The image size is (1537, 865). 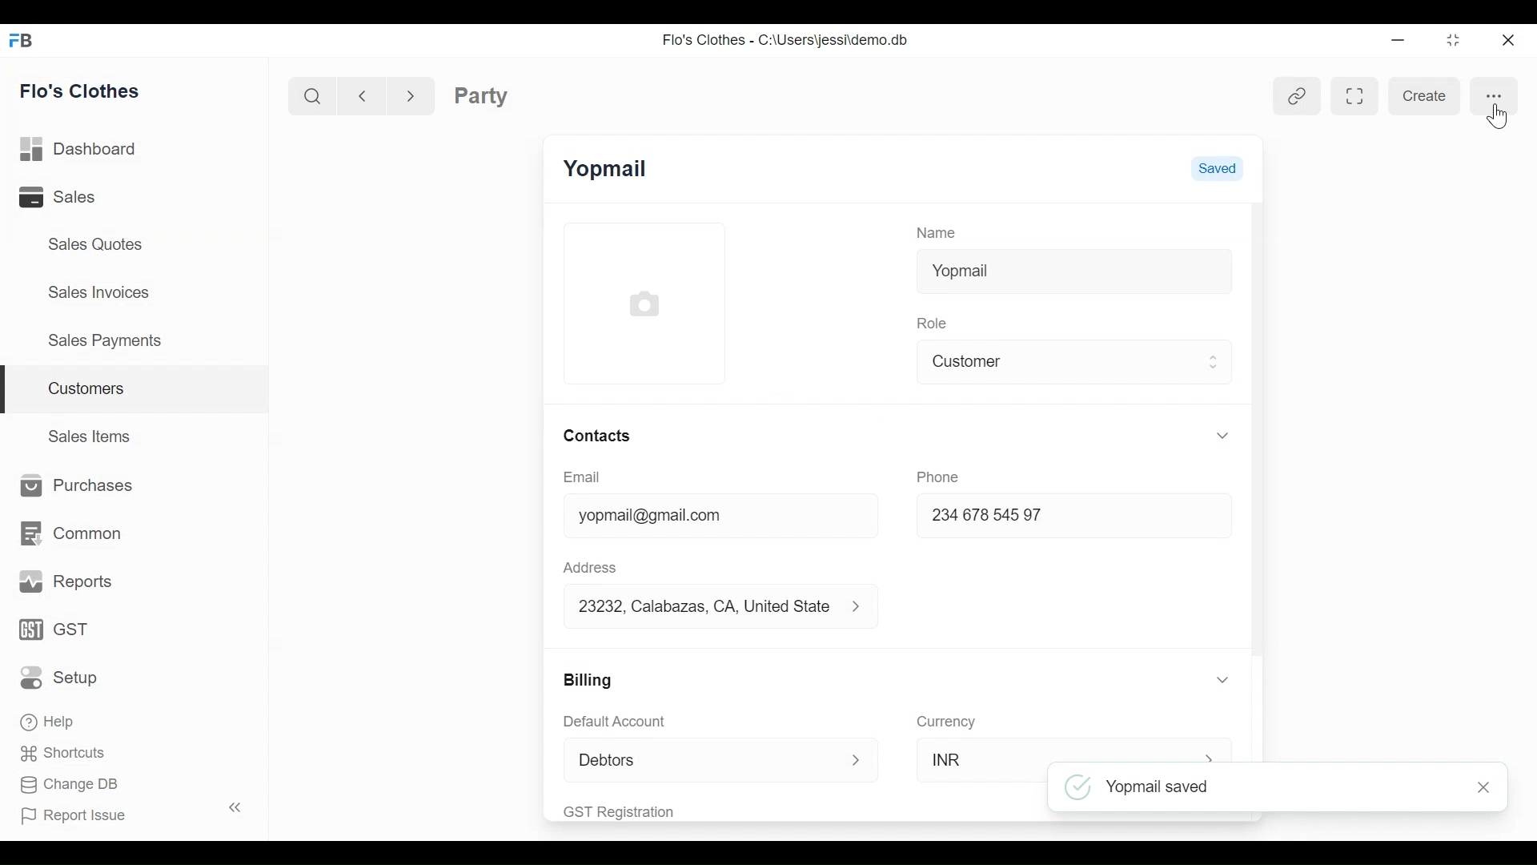 I want to click on Expand, so click(x=857, y=758).